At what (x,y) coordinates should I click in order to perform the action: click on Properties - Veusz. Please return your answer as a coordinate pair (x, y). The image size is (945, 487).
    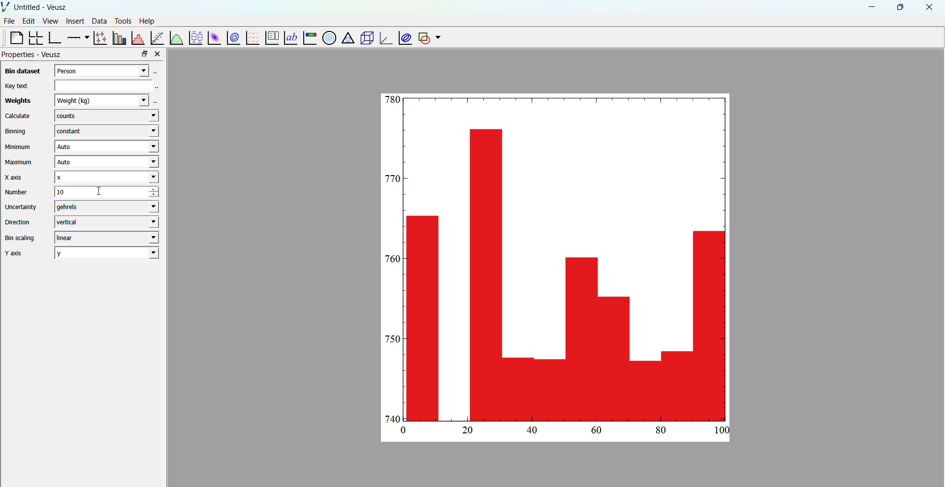
    Looking at the image, I should click on (32, 55).